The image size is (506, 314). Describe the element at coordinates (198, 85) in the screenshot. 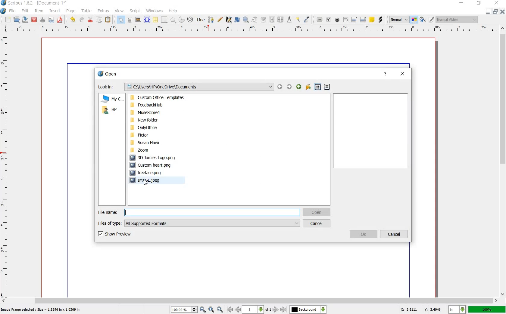

I see `Documents path` at that location.